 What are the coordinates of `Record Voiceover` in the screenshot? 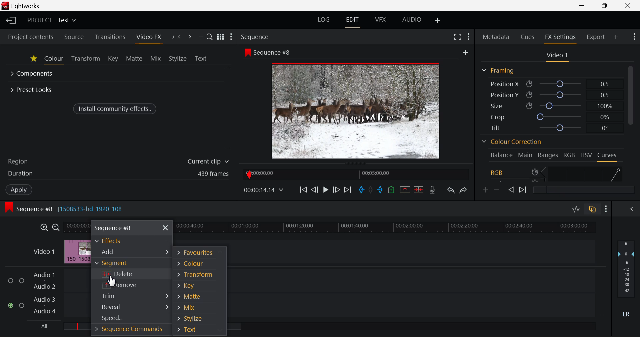 It's located at (432, 190).